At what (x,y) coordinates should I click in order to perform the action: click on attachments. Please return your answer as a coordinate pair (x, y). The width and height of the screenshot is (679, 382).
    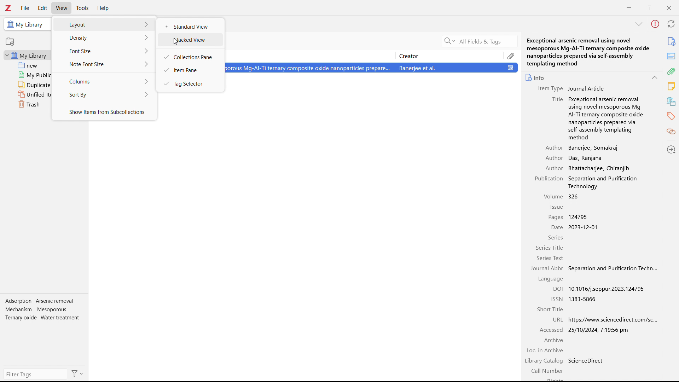
    Looking at the image, I should click on (671, 71).